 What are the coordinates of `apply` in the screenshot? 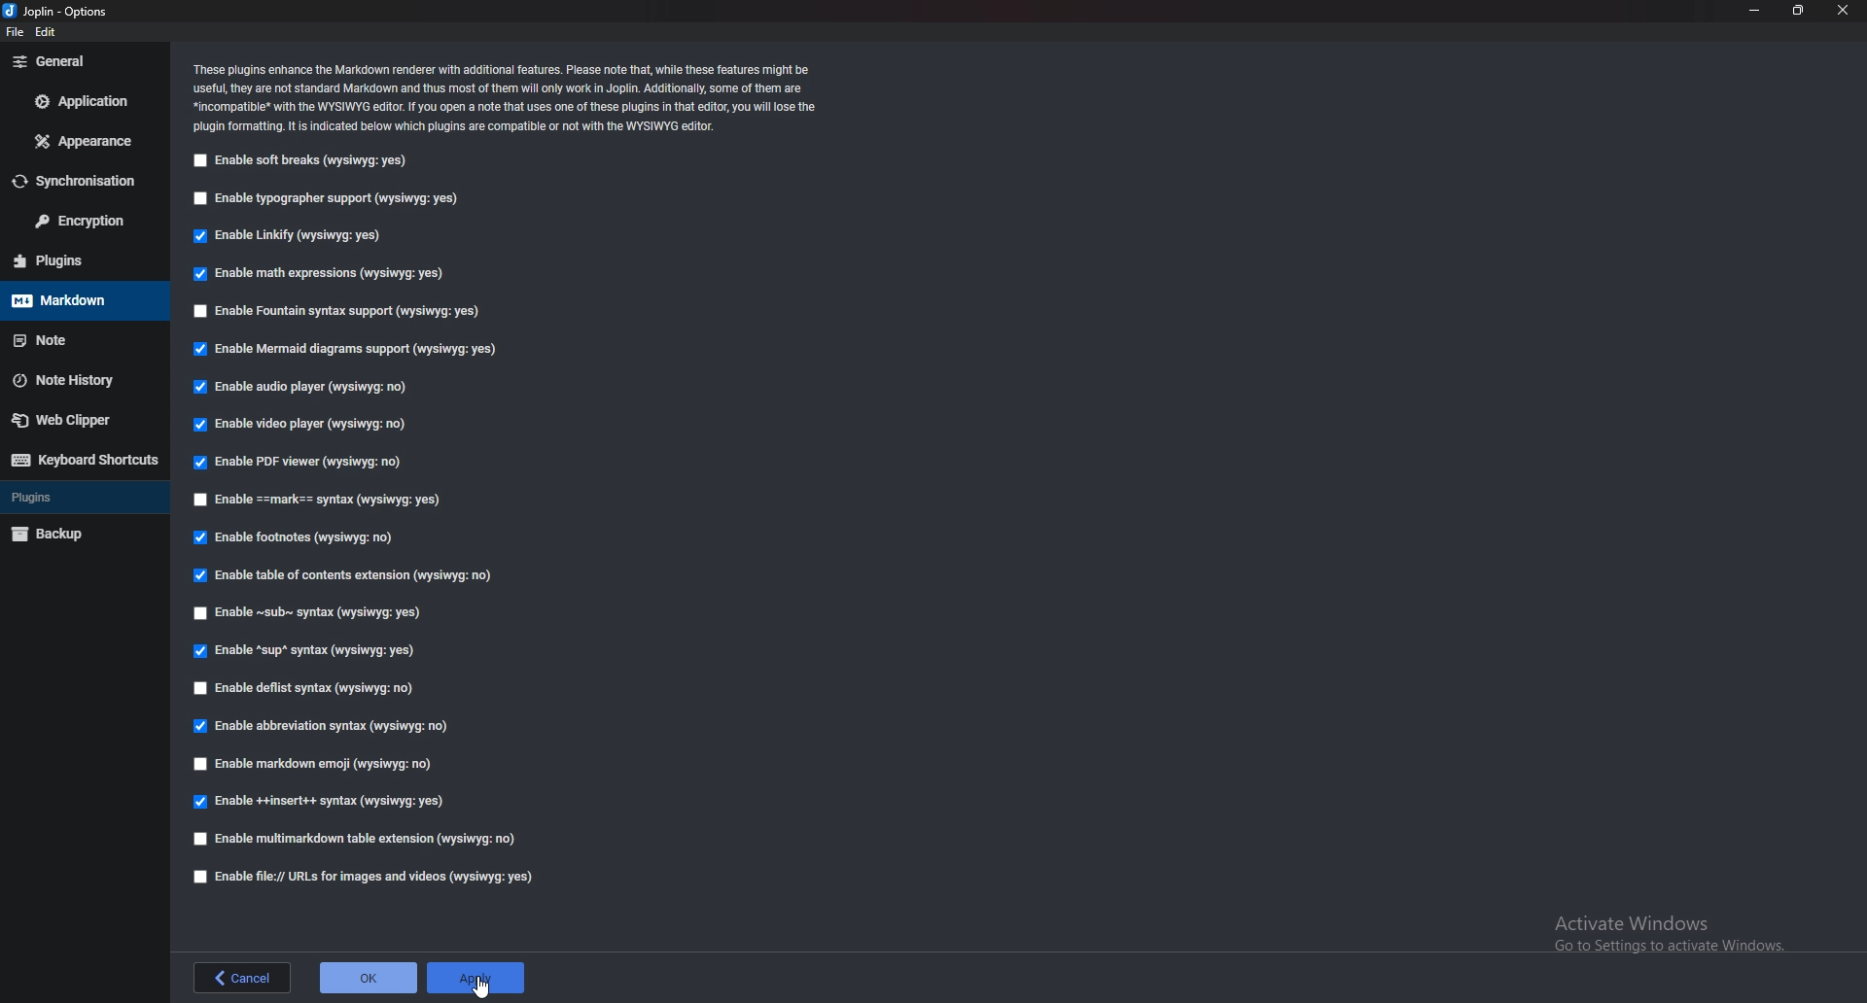 It's located at (477, 979).